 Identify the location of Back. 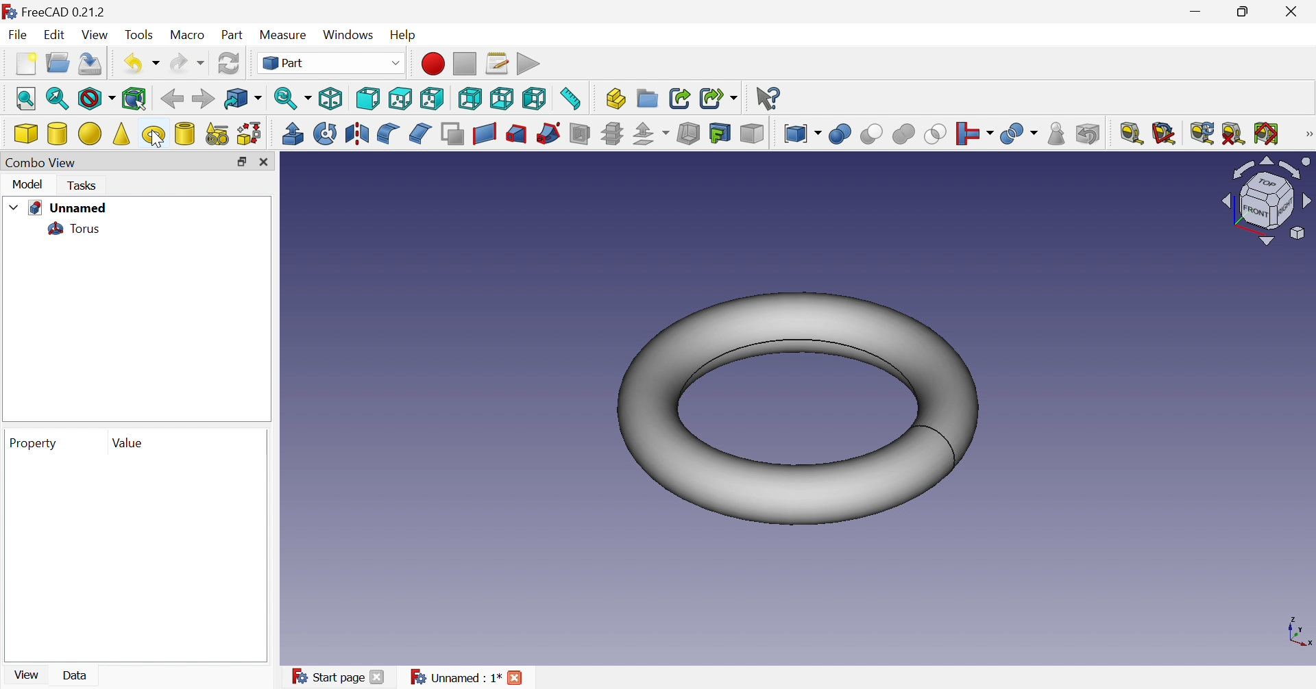
(171, 99).